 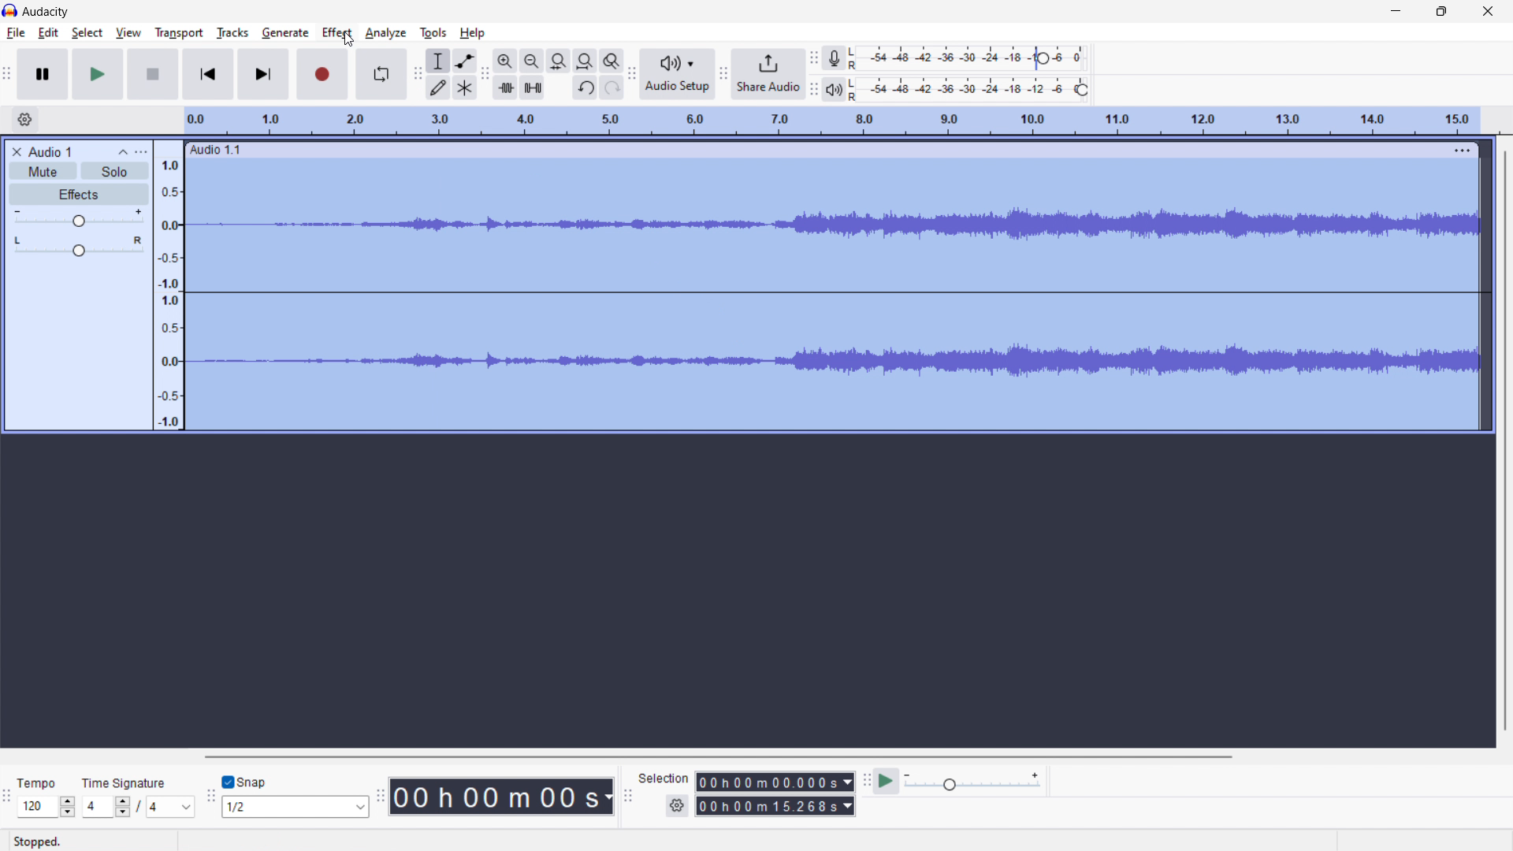 What do you see at coordinates (474, 33) in the screenshot?
I see `help` at bounding box center [474, 33].